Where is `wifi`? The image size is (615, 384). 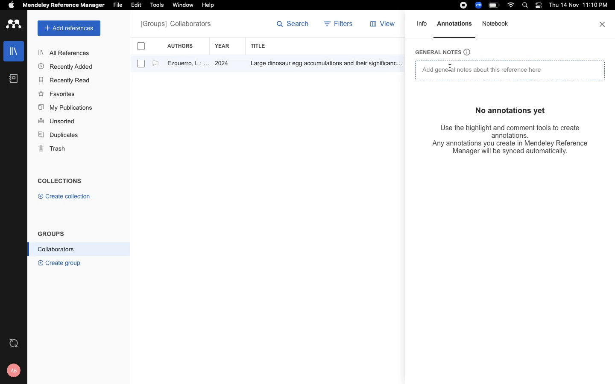 wifi is located at coordinates (512, 5).